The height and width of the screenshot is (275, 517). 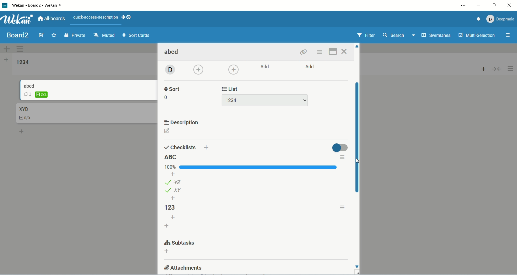 What do you see at coordinates (24, 62) in the screenshot?
I see `list title` at bounding box center [24, 62].